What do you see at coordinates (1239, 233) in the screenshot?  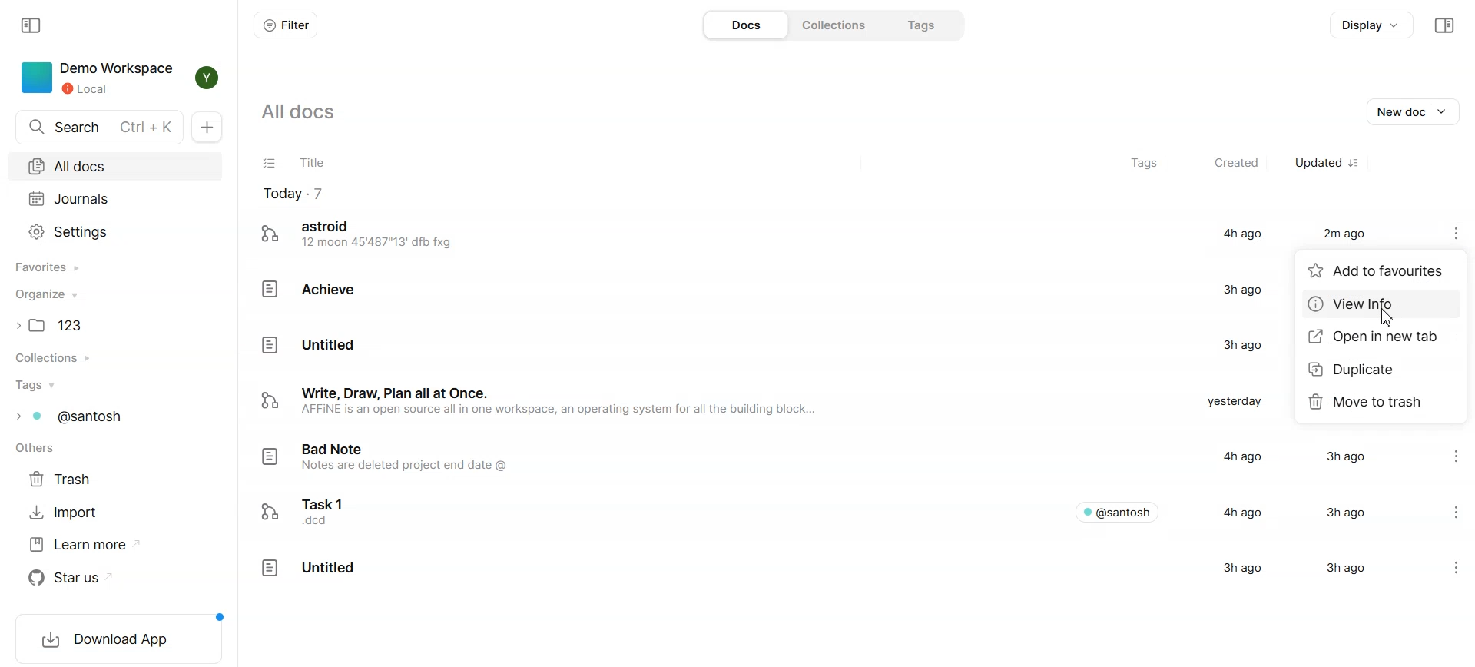 I see `4h ago` at bounding box center [1239, 233].